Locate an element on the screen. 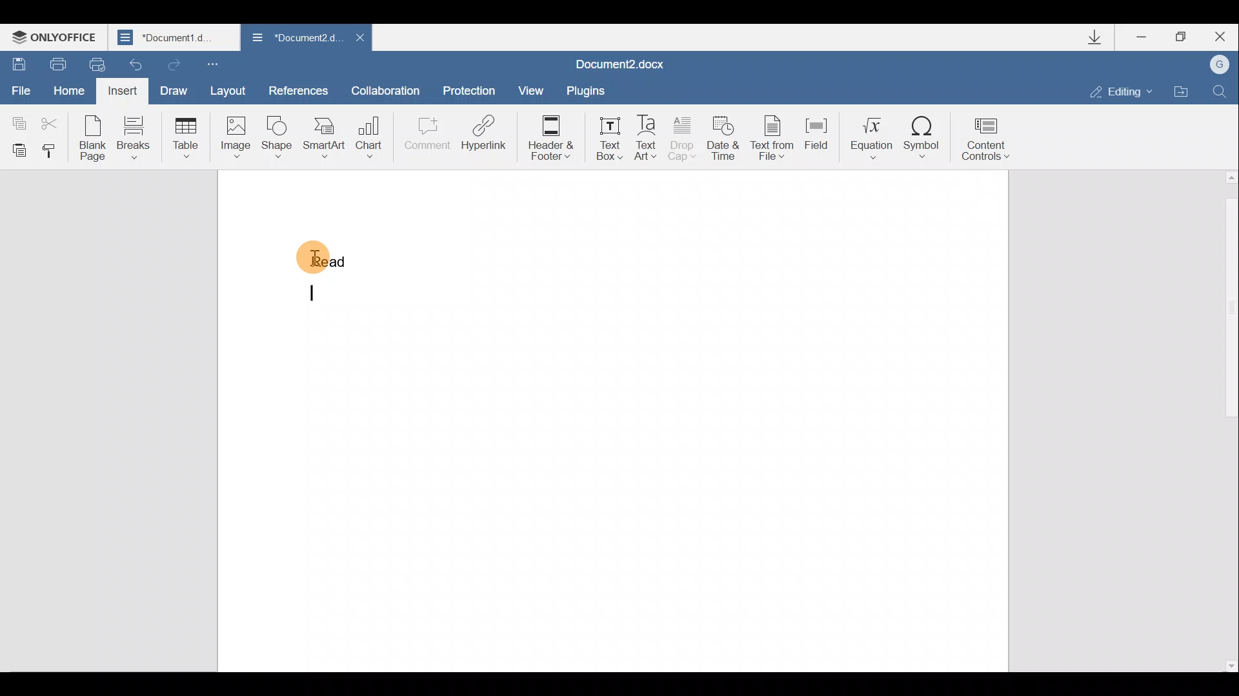  Save is located at coordinates (18, 60).